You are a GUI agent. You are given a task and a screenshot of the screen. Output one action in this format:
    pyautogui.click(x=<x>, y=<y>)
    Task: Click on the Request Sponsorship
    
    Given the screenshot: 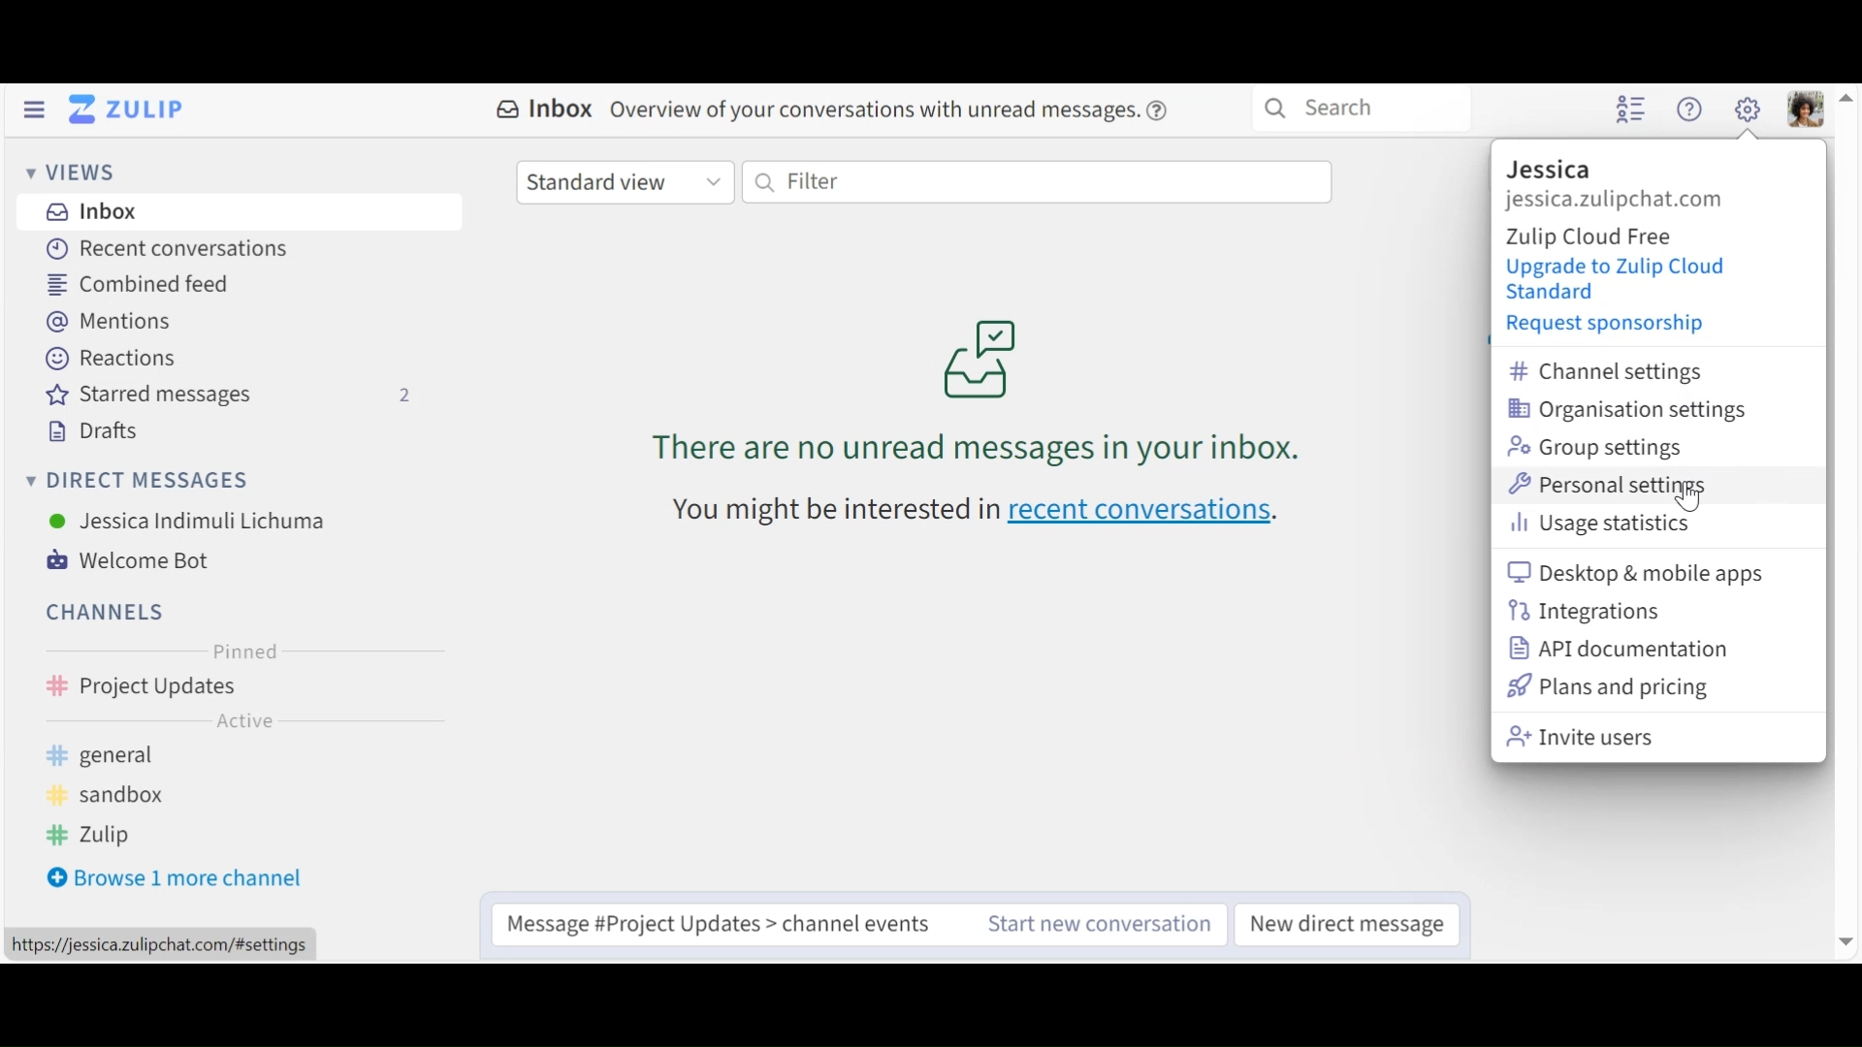 What is the action you would take?
    pyautogui.click(x=1602, y=327)
    